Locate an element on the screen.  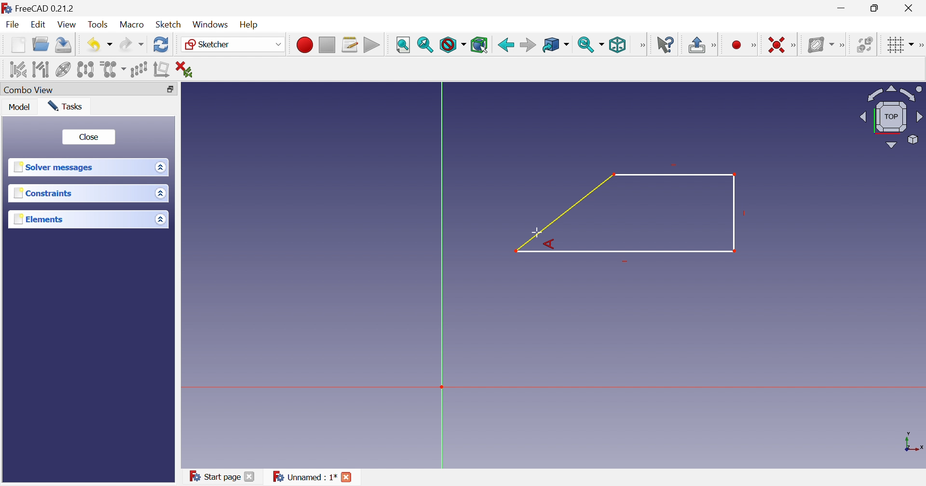
Symmetry is located at coordinates (86, 70).